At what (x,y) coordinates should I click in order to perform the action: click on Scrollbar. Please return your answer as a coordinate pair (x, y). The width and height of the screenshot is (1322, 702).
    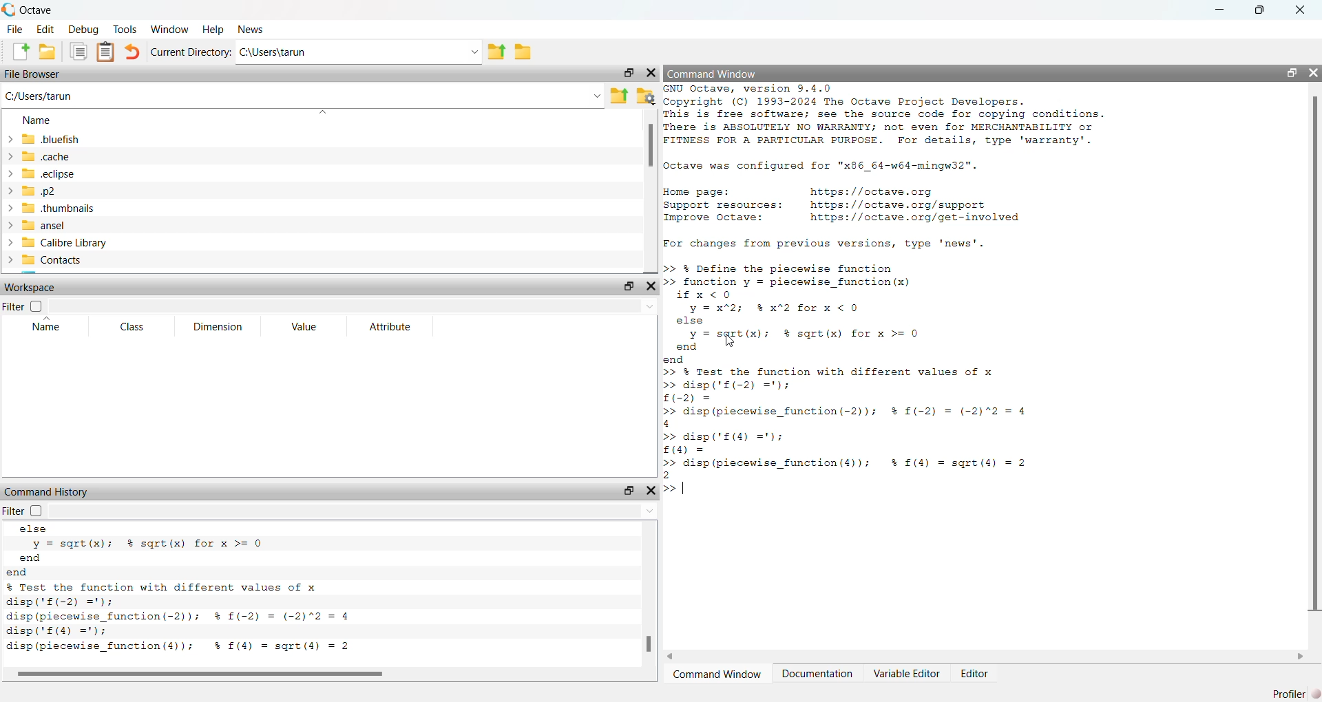
    Looking at the image, I should click on (1316, 354).